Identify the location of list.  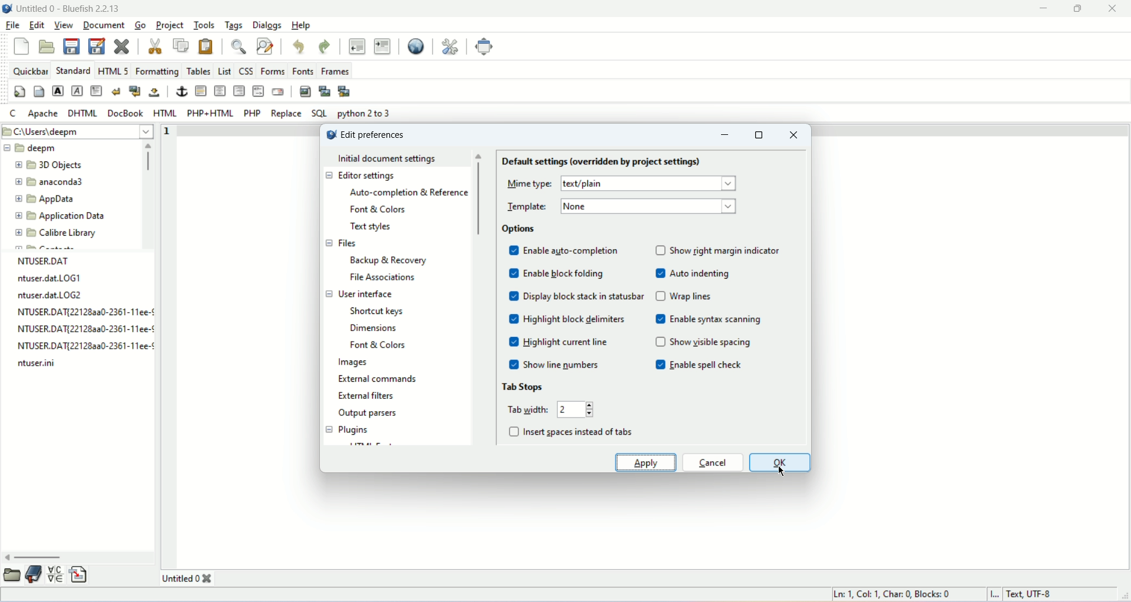
(225, 70).